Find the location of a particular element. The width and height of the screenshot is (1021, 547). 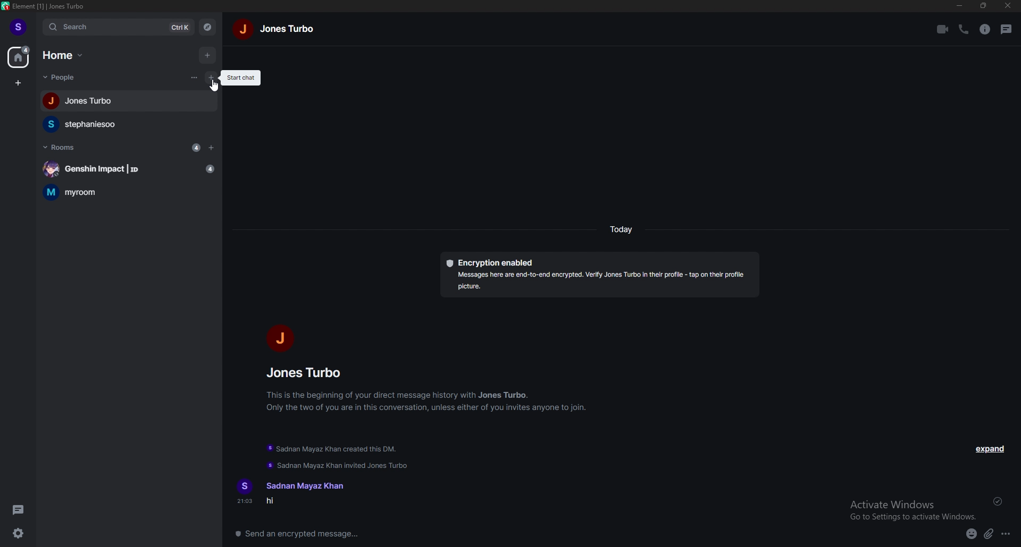

video call is located at coordinates (941, 30).